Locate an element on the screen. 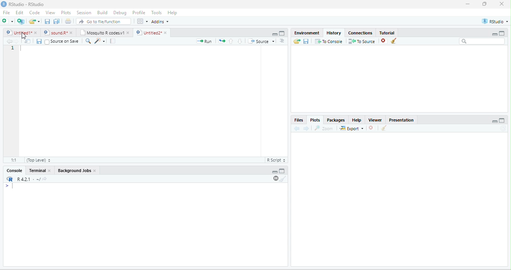 This screenshot has height=270, width=511. options is located at coordinates (143, 21).